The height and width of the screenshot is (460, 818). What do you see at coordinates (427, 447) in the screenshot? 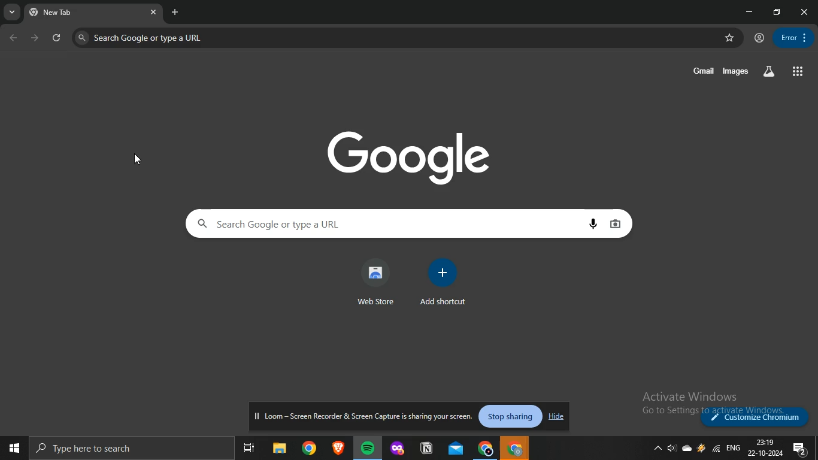
I see `notion` at bounding box center [427, 447].